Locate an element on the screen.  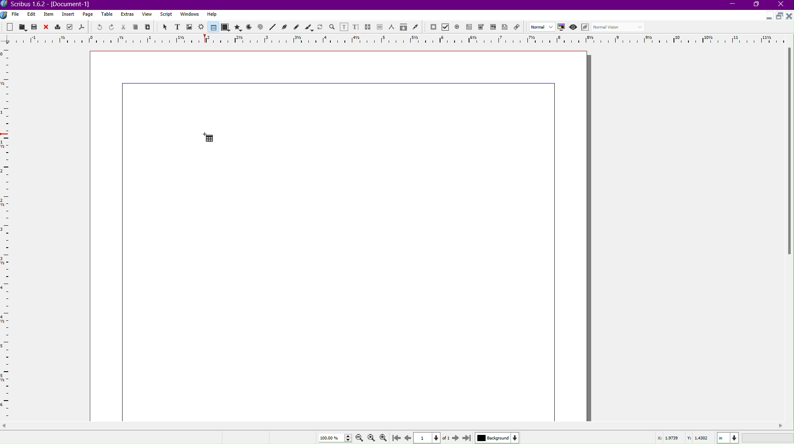
Zoom Out is located at coordinates (358, 438).